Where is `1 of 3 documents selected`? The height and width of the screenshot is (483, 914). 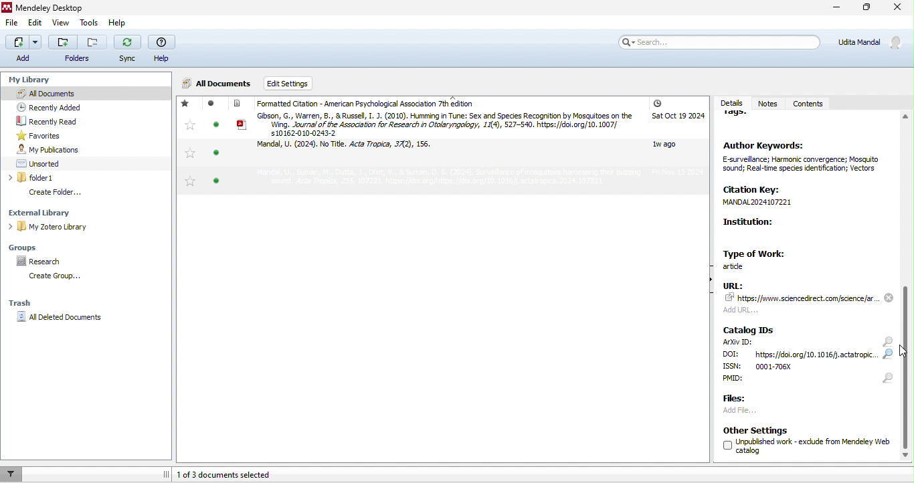 1 of 3 documents selected is located at coordinates (241, 474).